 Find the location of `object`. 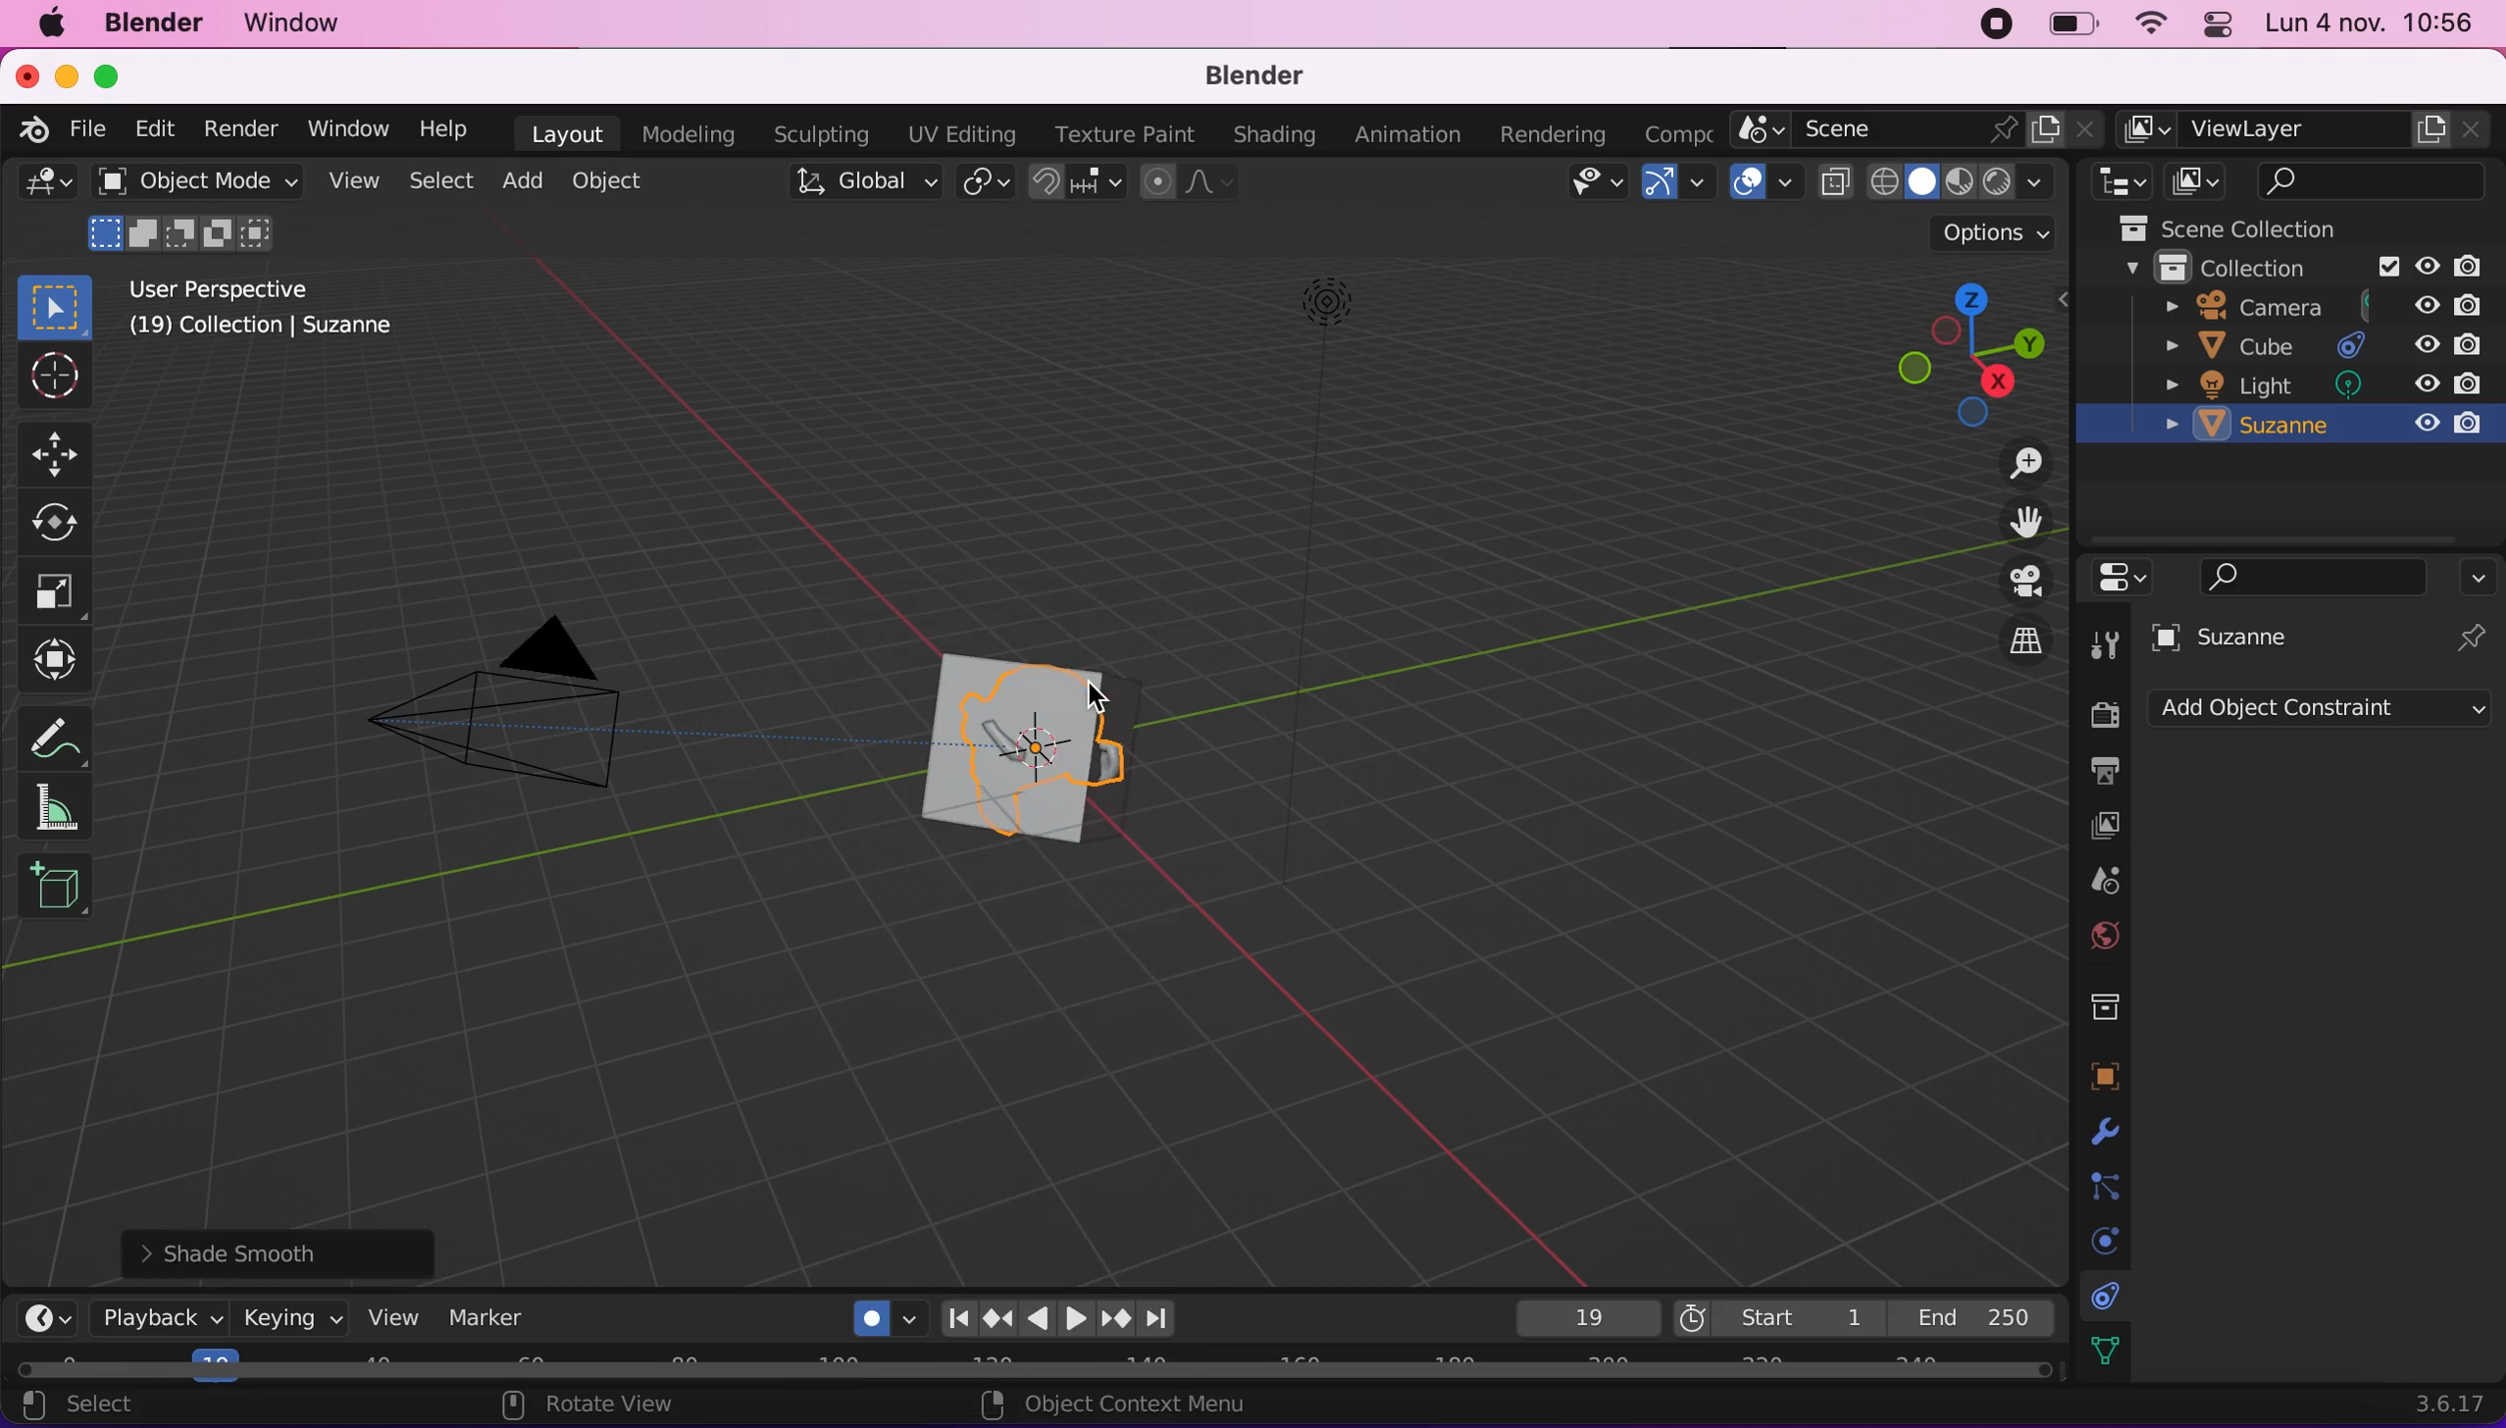

object is located at coordinates (2104, 1069).